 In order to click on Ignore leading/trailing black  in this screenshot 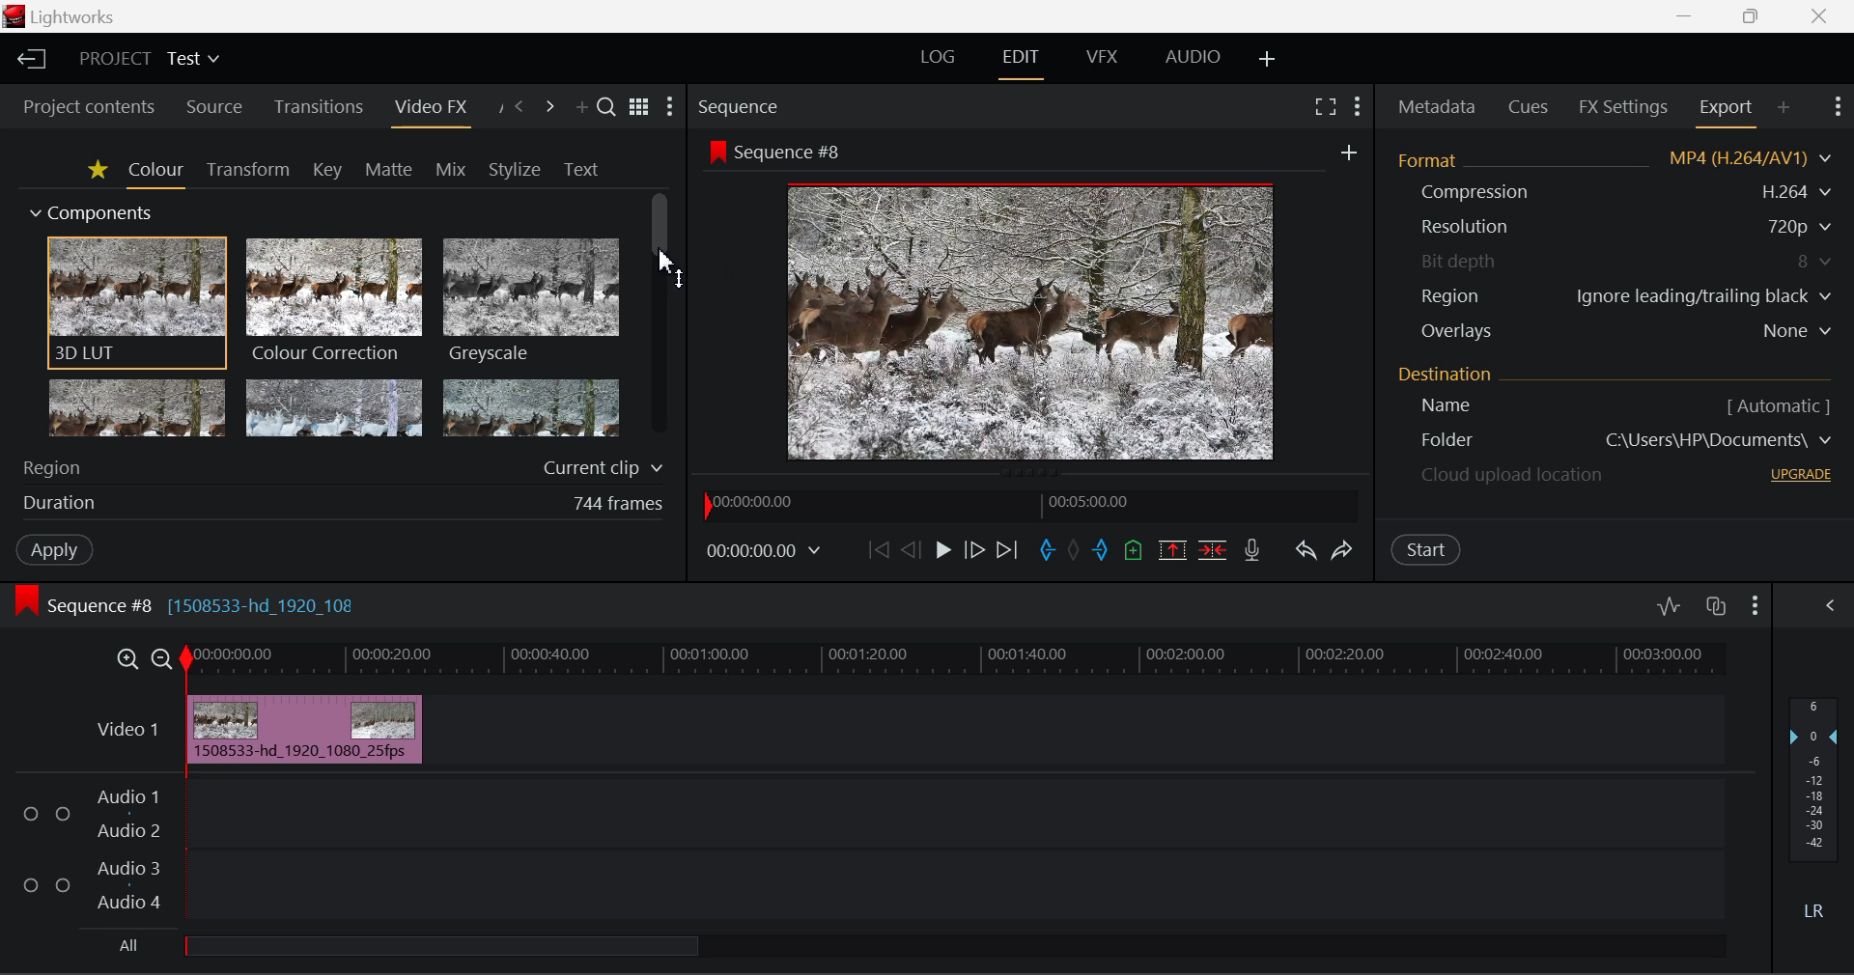, I will do `click(1702, 296)`.